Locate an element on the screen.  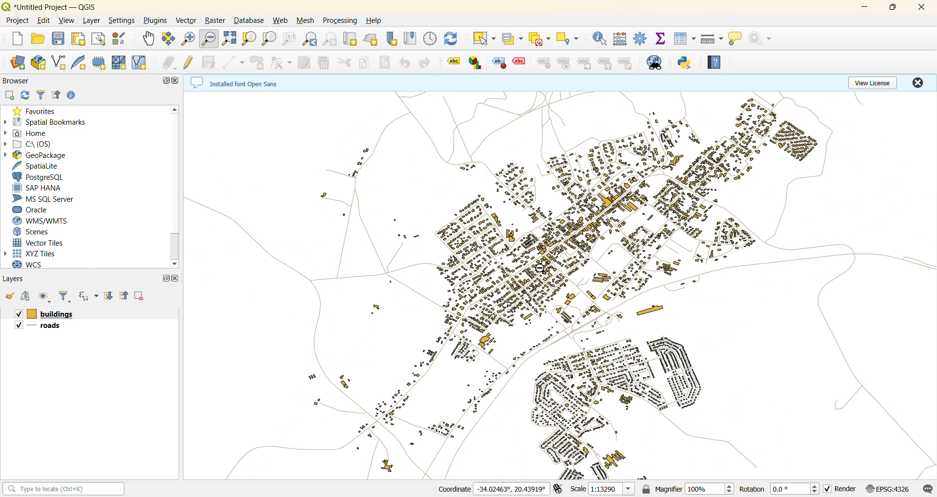
edit is located at coordinates (43, 20).